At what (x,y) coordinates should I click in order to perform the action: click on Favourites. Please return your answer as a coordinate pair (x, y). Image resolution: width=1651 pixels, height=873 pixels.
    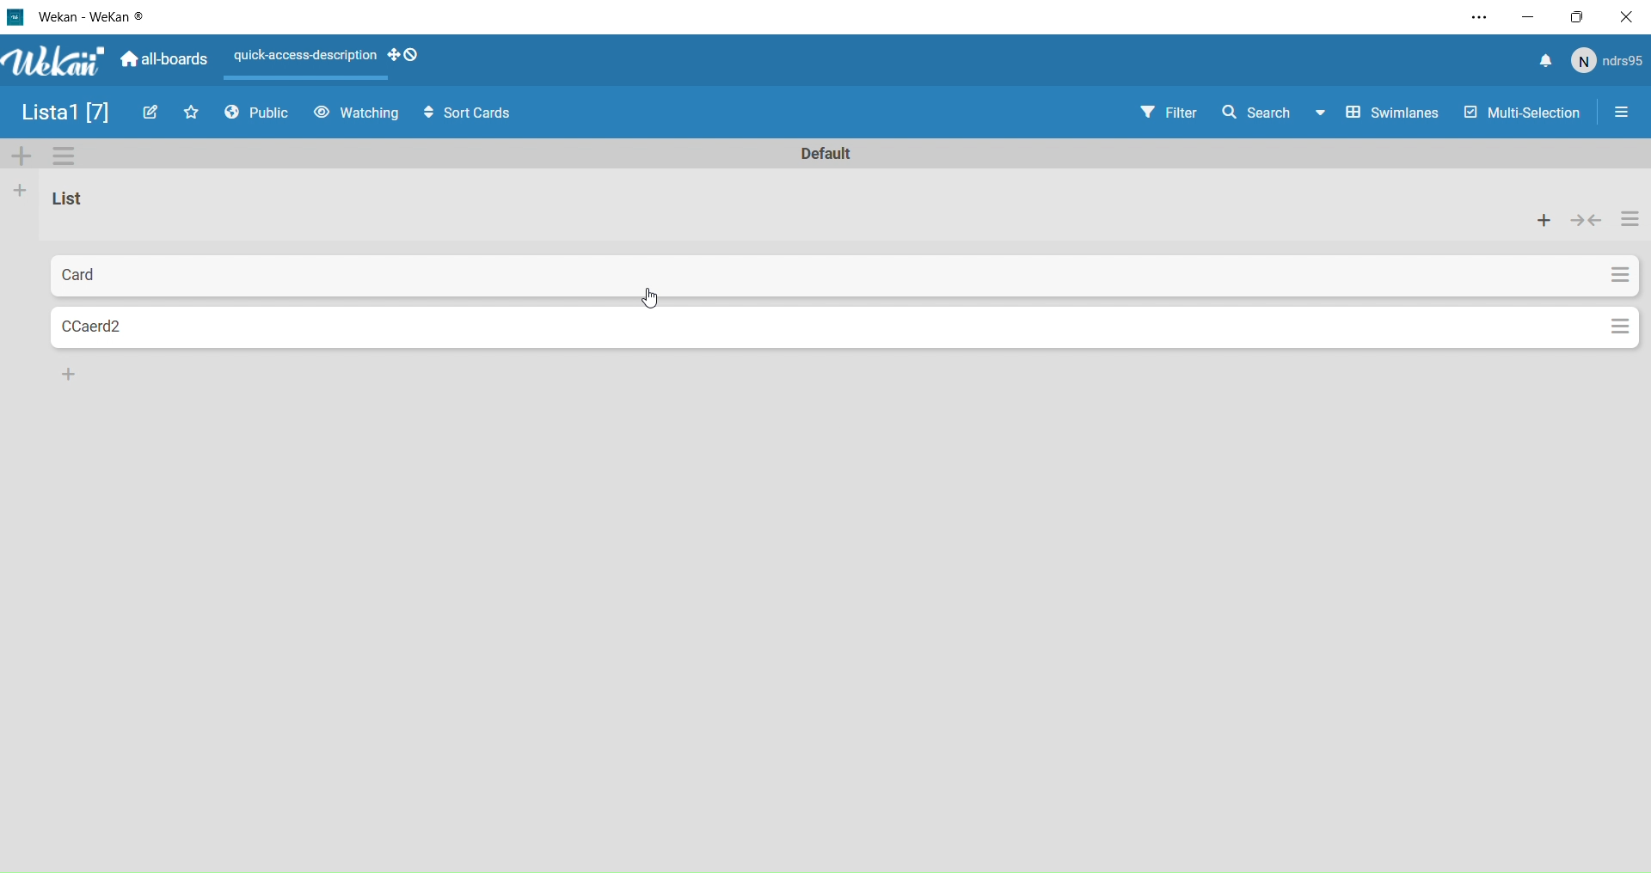
    Looking at the image, I should click on (198, 113).